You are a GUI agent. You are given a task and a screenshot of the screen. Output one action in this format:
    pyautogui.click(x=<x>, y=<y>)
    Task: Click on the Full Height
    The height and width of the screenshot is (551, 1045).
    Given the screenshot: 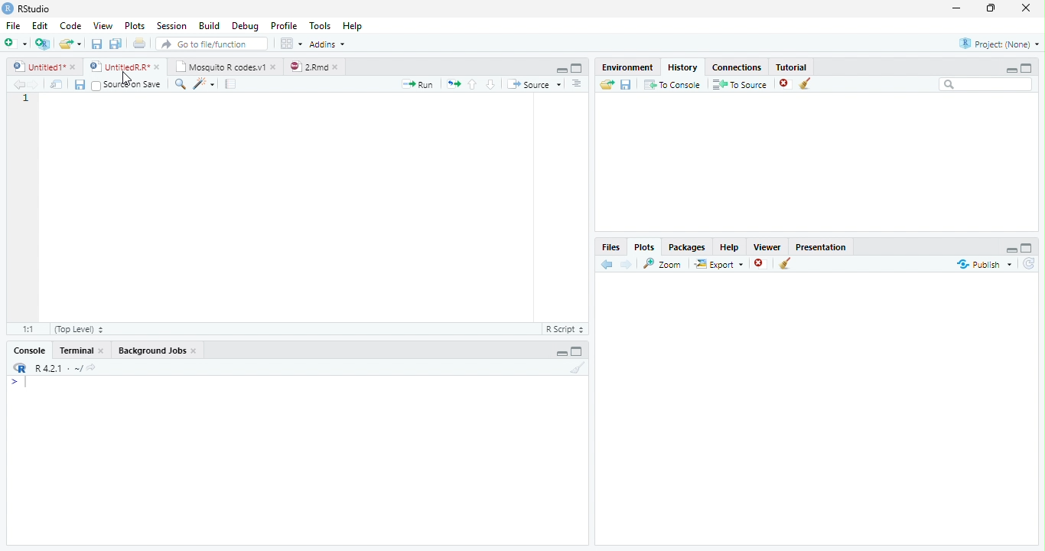 What is the action you would take?
    pyautogui.click(x=1028, y=248)
    